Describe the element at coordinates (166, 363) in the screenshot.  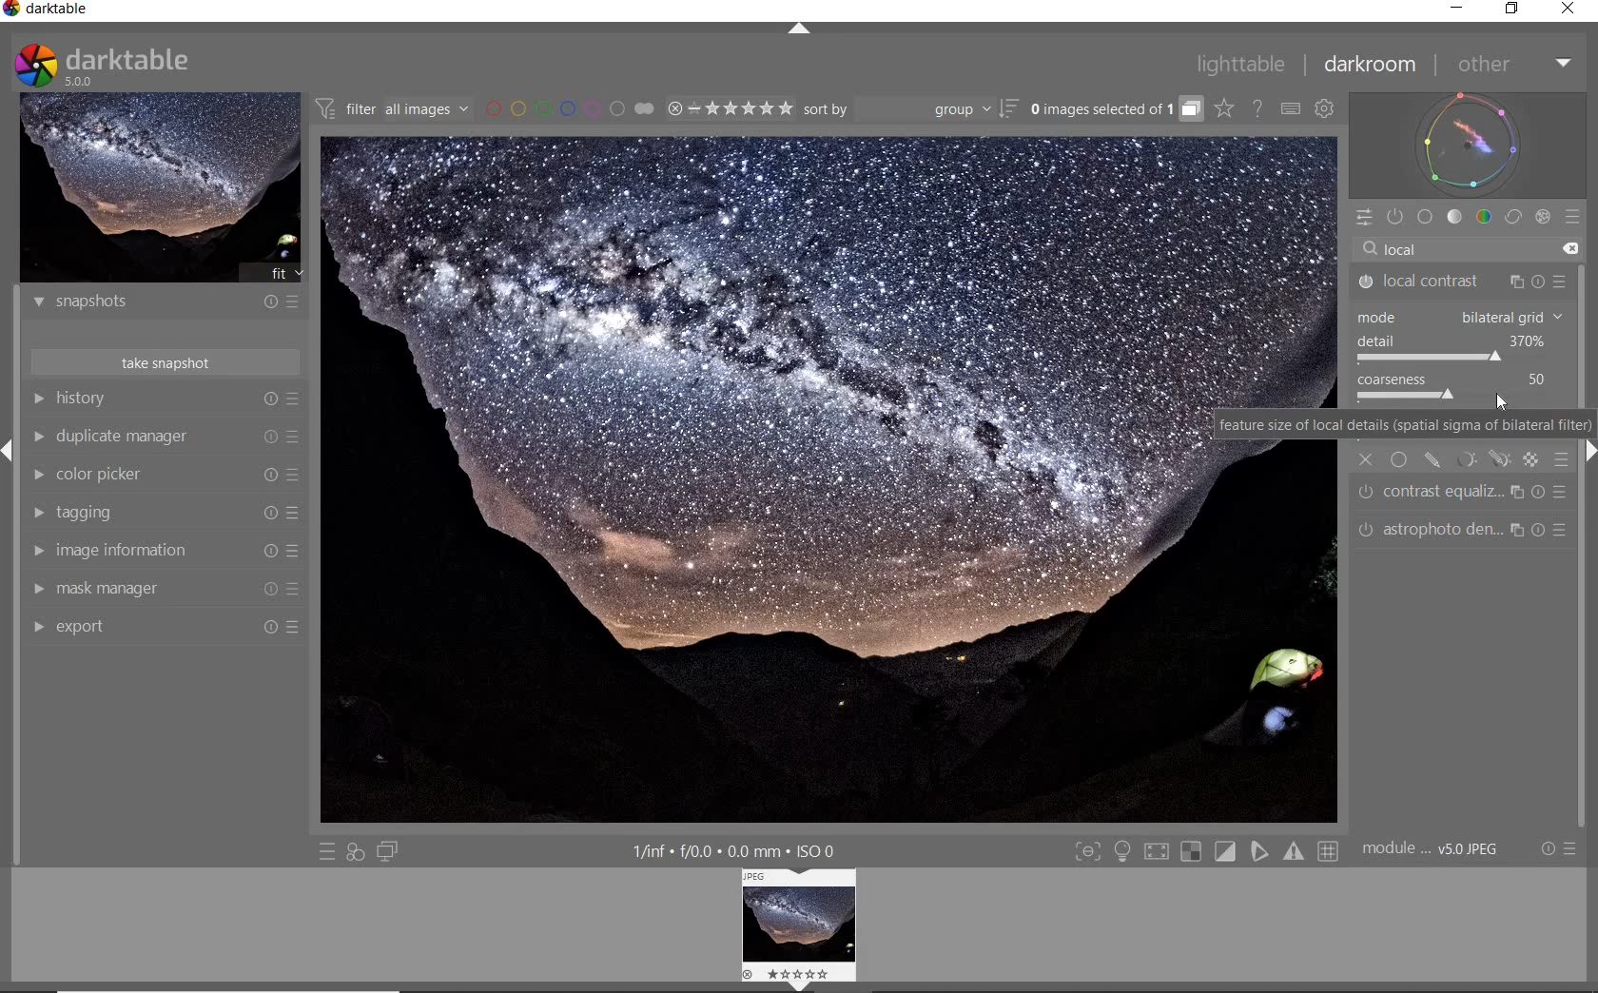
I see `TAKE SNAPSHOTS` at that location.